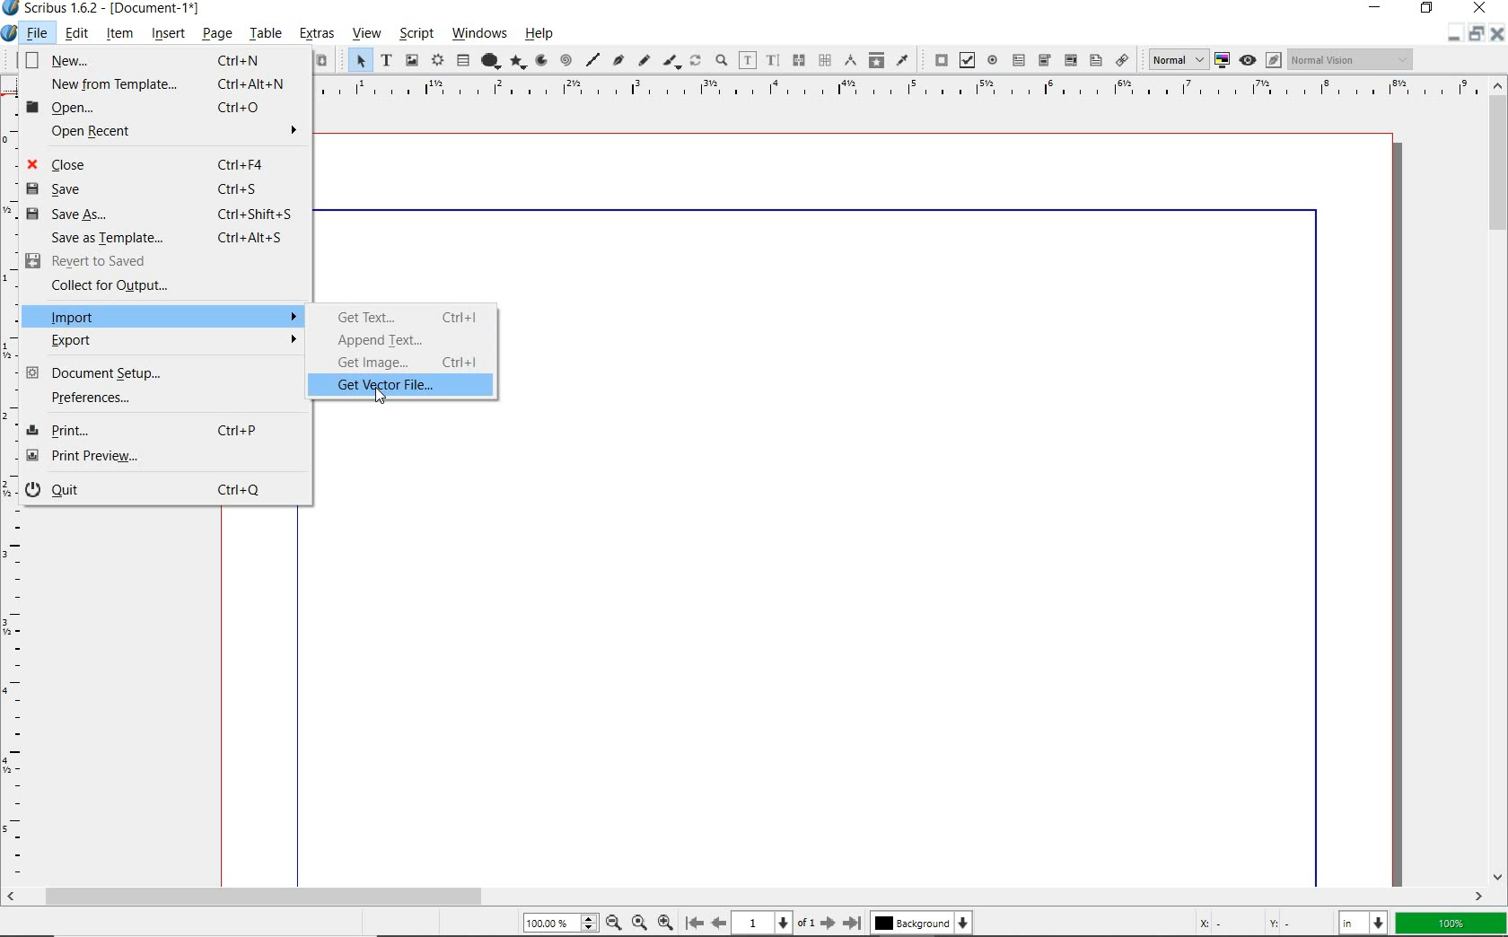 This screenshot has height=937, width=1508. Describe the element at coordinates (410, 62) in the screenshot. I see `image frame` at that location.